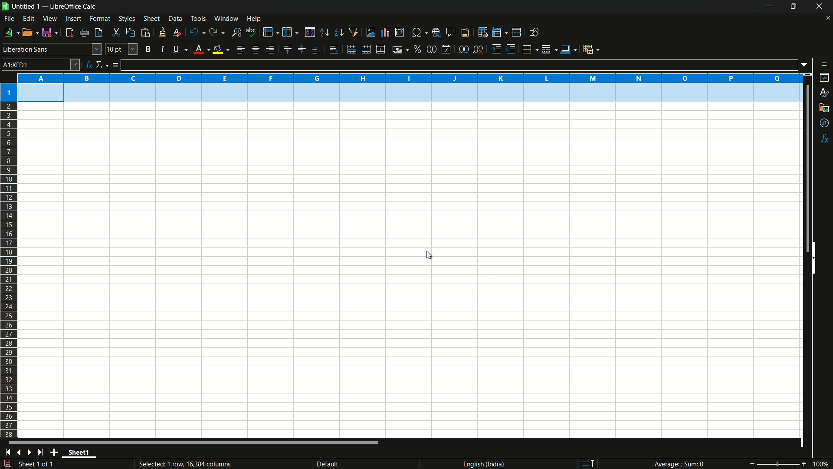  Describe the element at coordinates (31, 452) in the screenshot. I see `next sheet` at that location.